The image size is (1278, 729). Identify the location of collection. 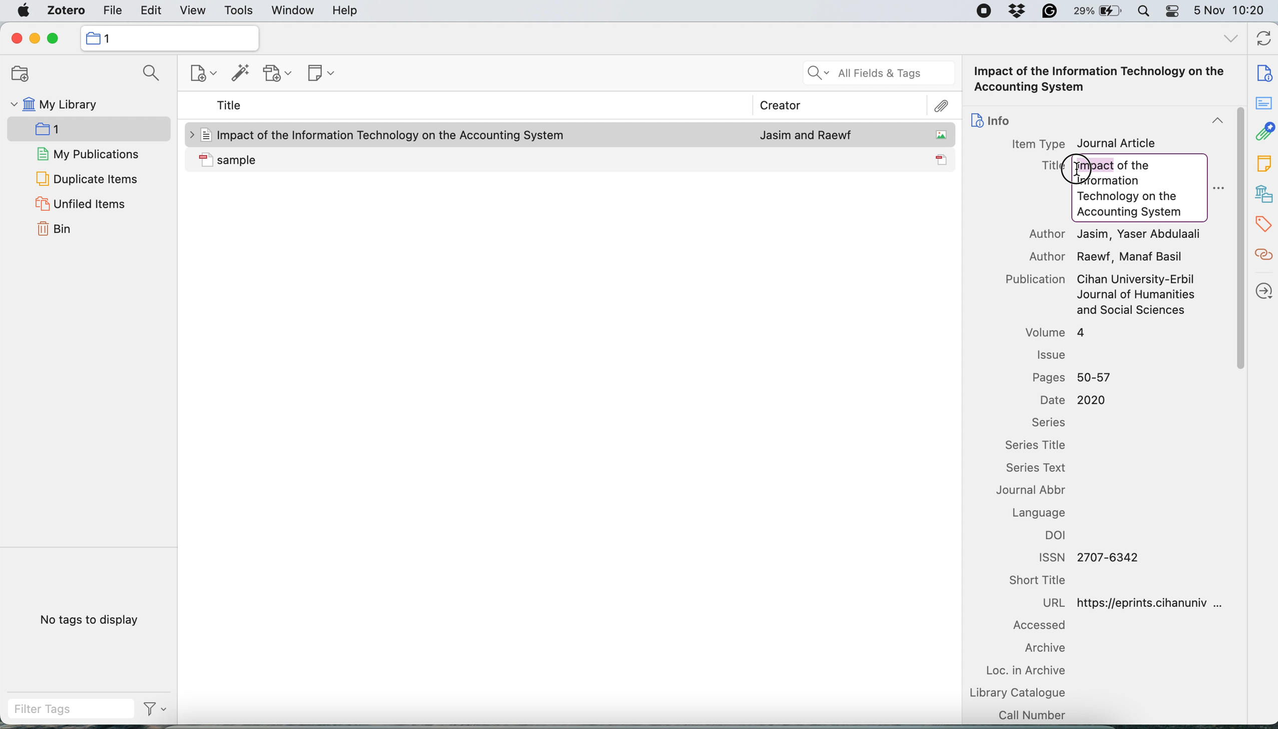
(110, 39).